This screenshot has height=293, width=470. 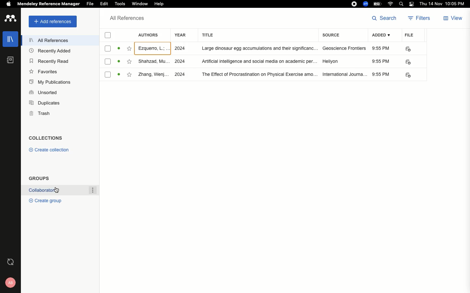 What do you see at coordinates (90, 4) in the screenshot?
I see `File` at bounding box center [90, 4].